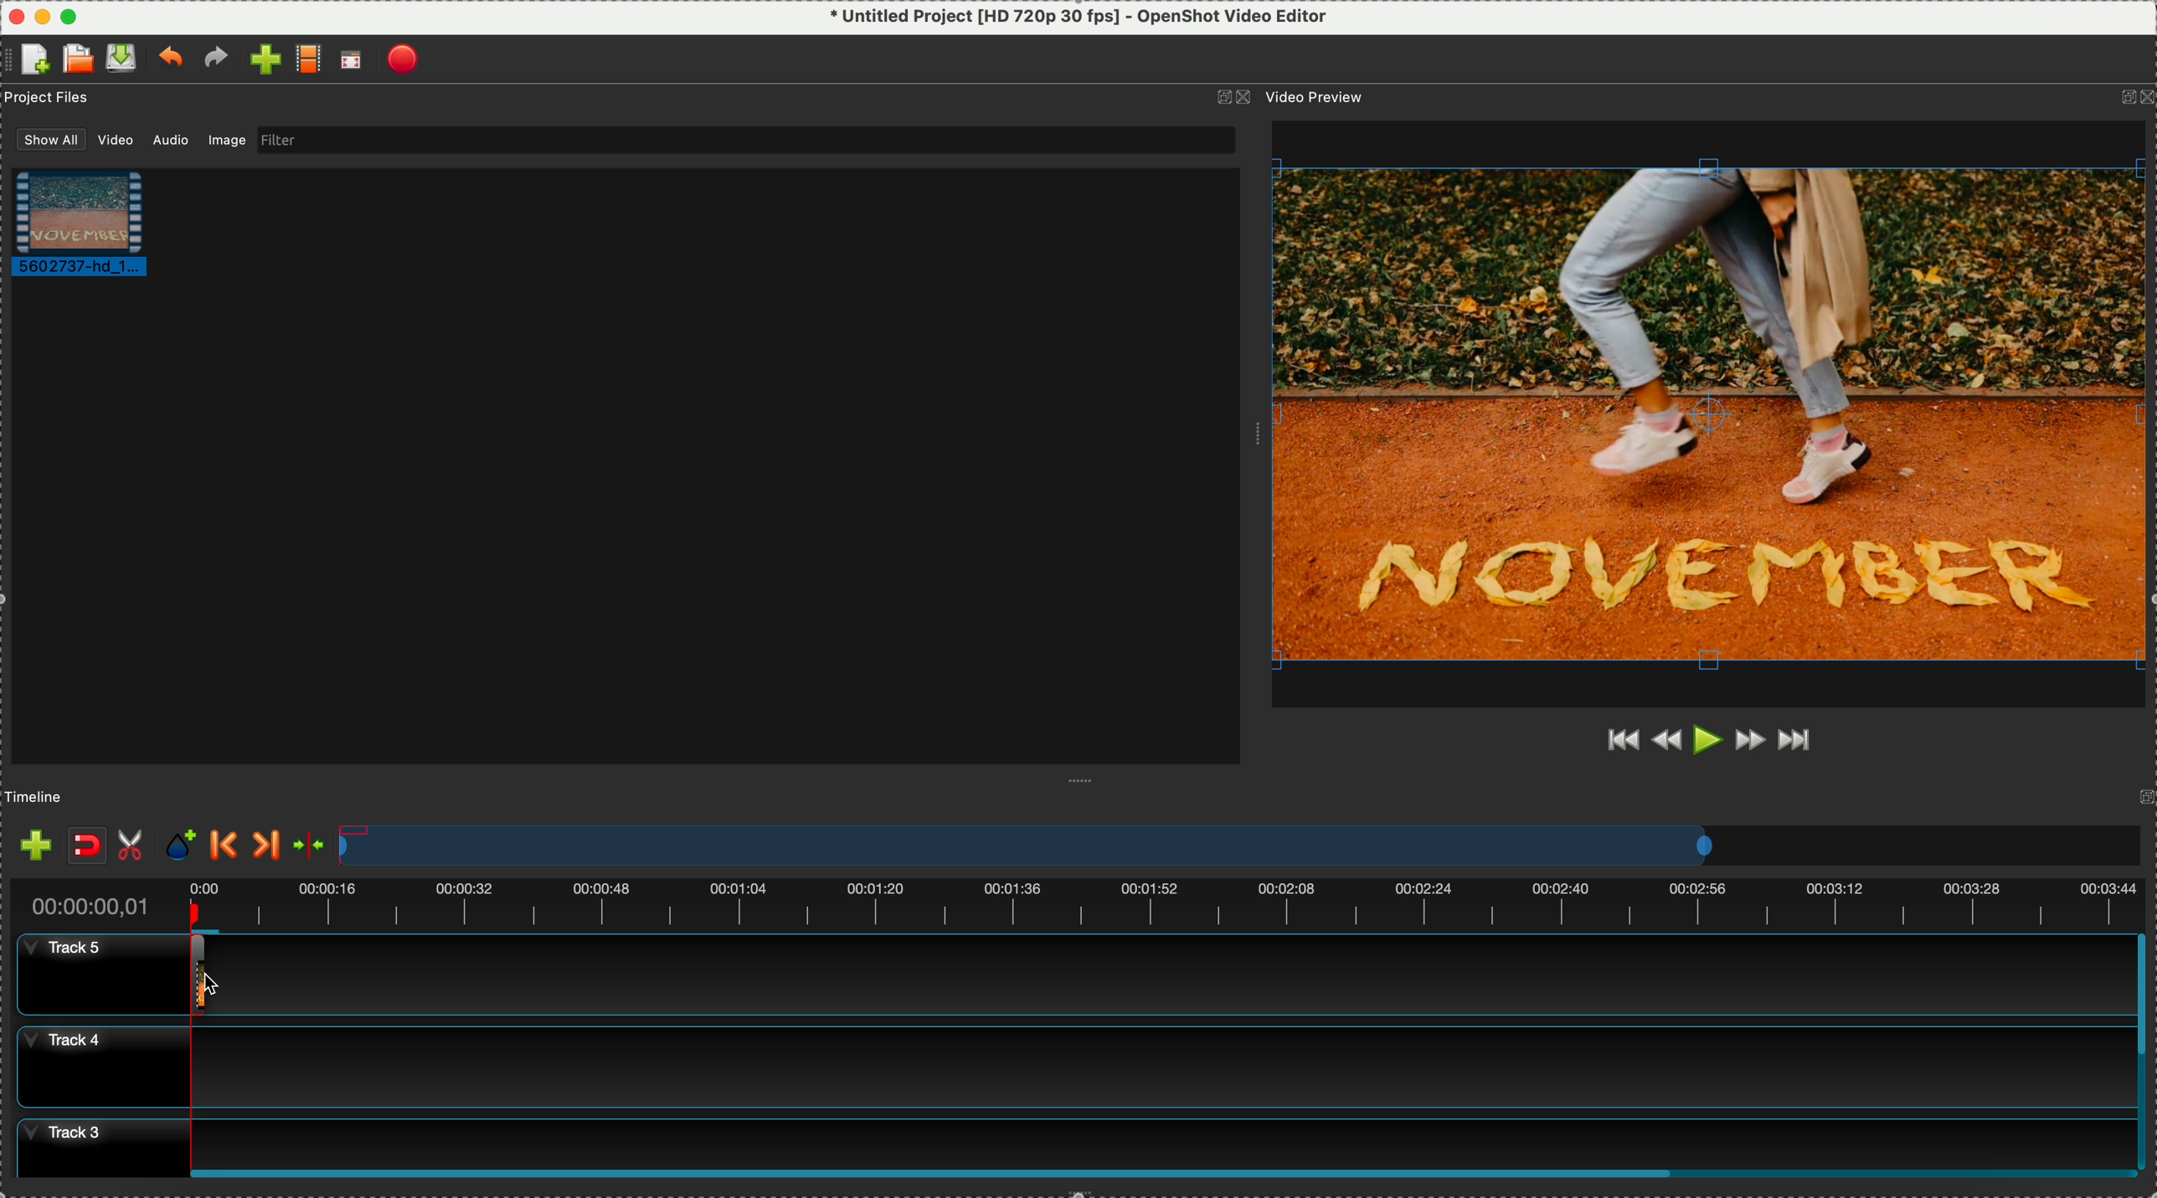 This screenshot has height=1198, width=2157. What do you see at coordinates (1750, 744) in the screenshot?
I see `fast forward` at bounding box center [1750, 744].